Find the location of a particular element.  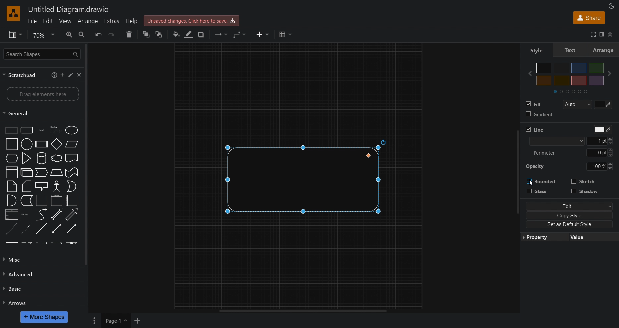

Glass is located at coordinates (540, 193).